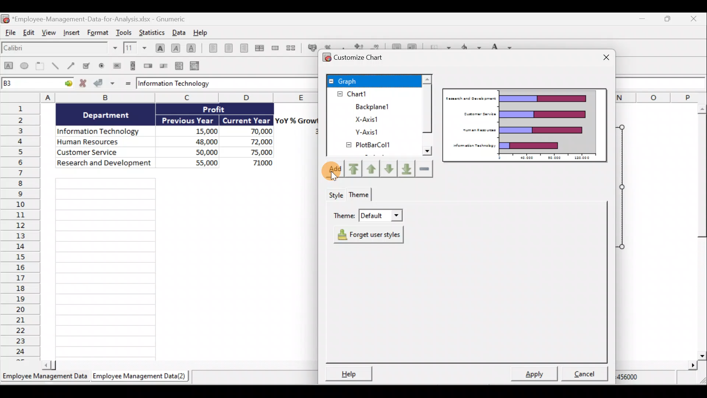  Describe the element at coordinates (254, 132) in the screenshot. I see `70,000` at that location.